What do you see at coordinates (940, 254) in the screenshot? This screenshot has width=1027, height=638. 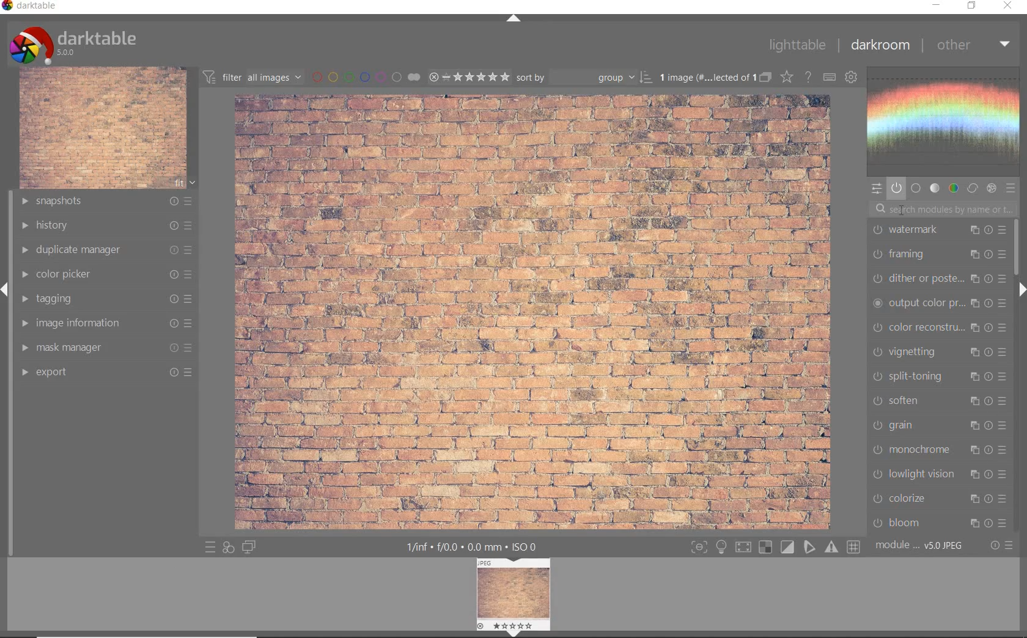 I see `framing` at bounding box center [940, 254].